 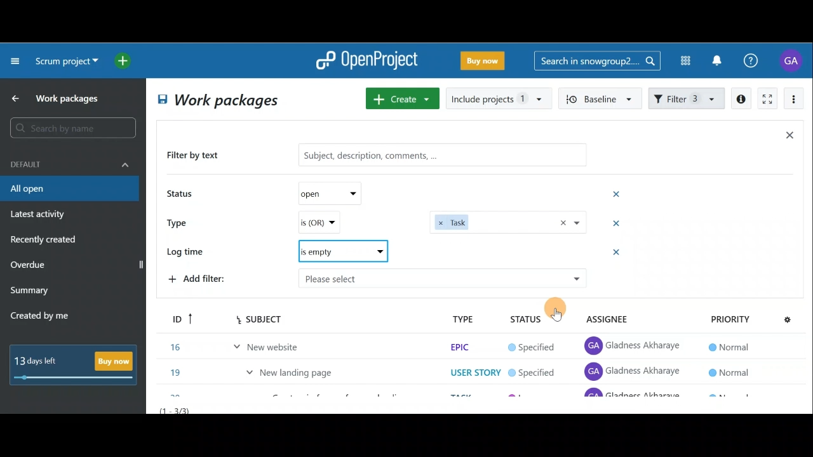 I want to click on normal, so click(x=727, y=318).